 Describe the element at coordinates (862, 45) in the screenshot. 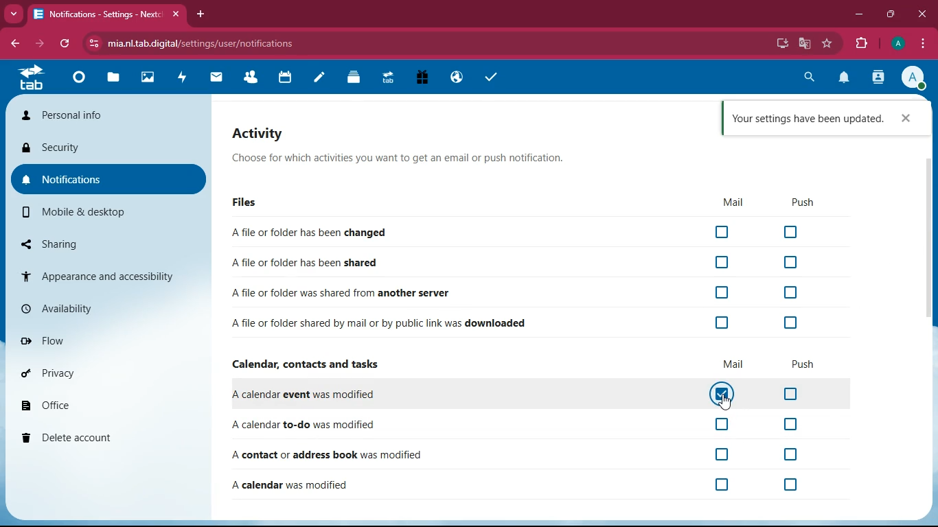

I see `extensions` at that location.